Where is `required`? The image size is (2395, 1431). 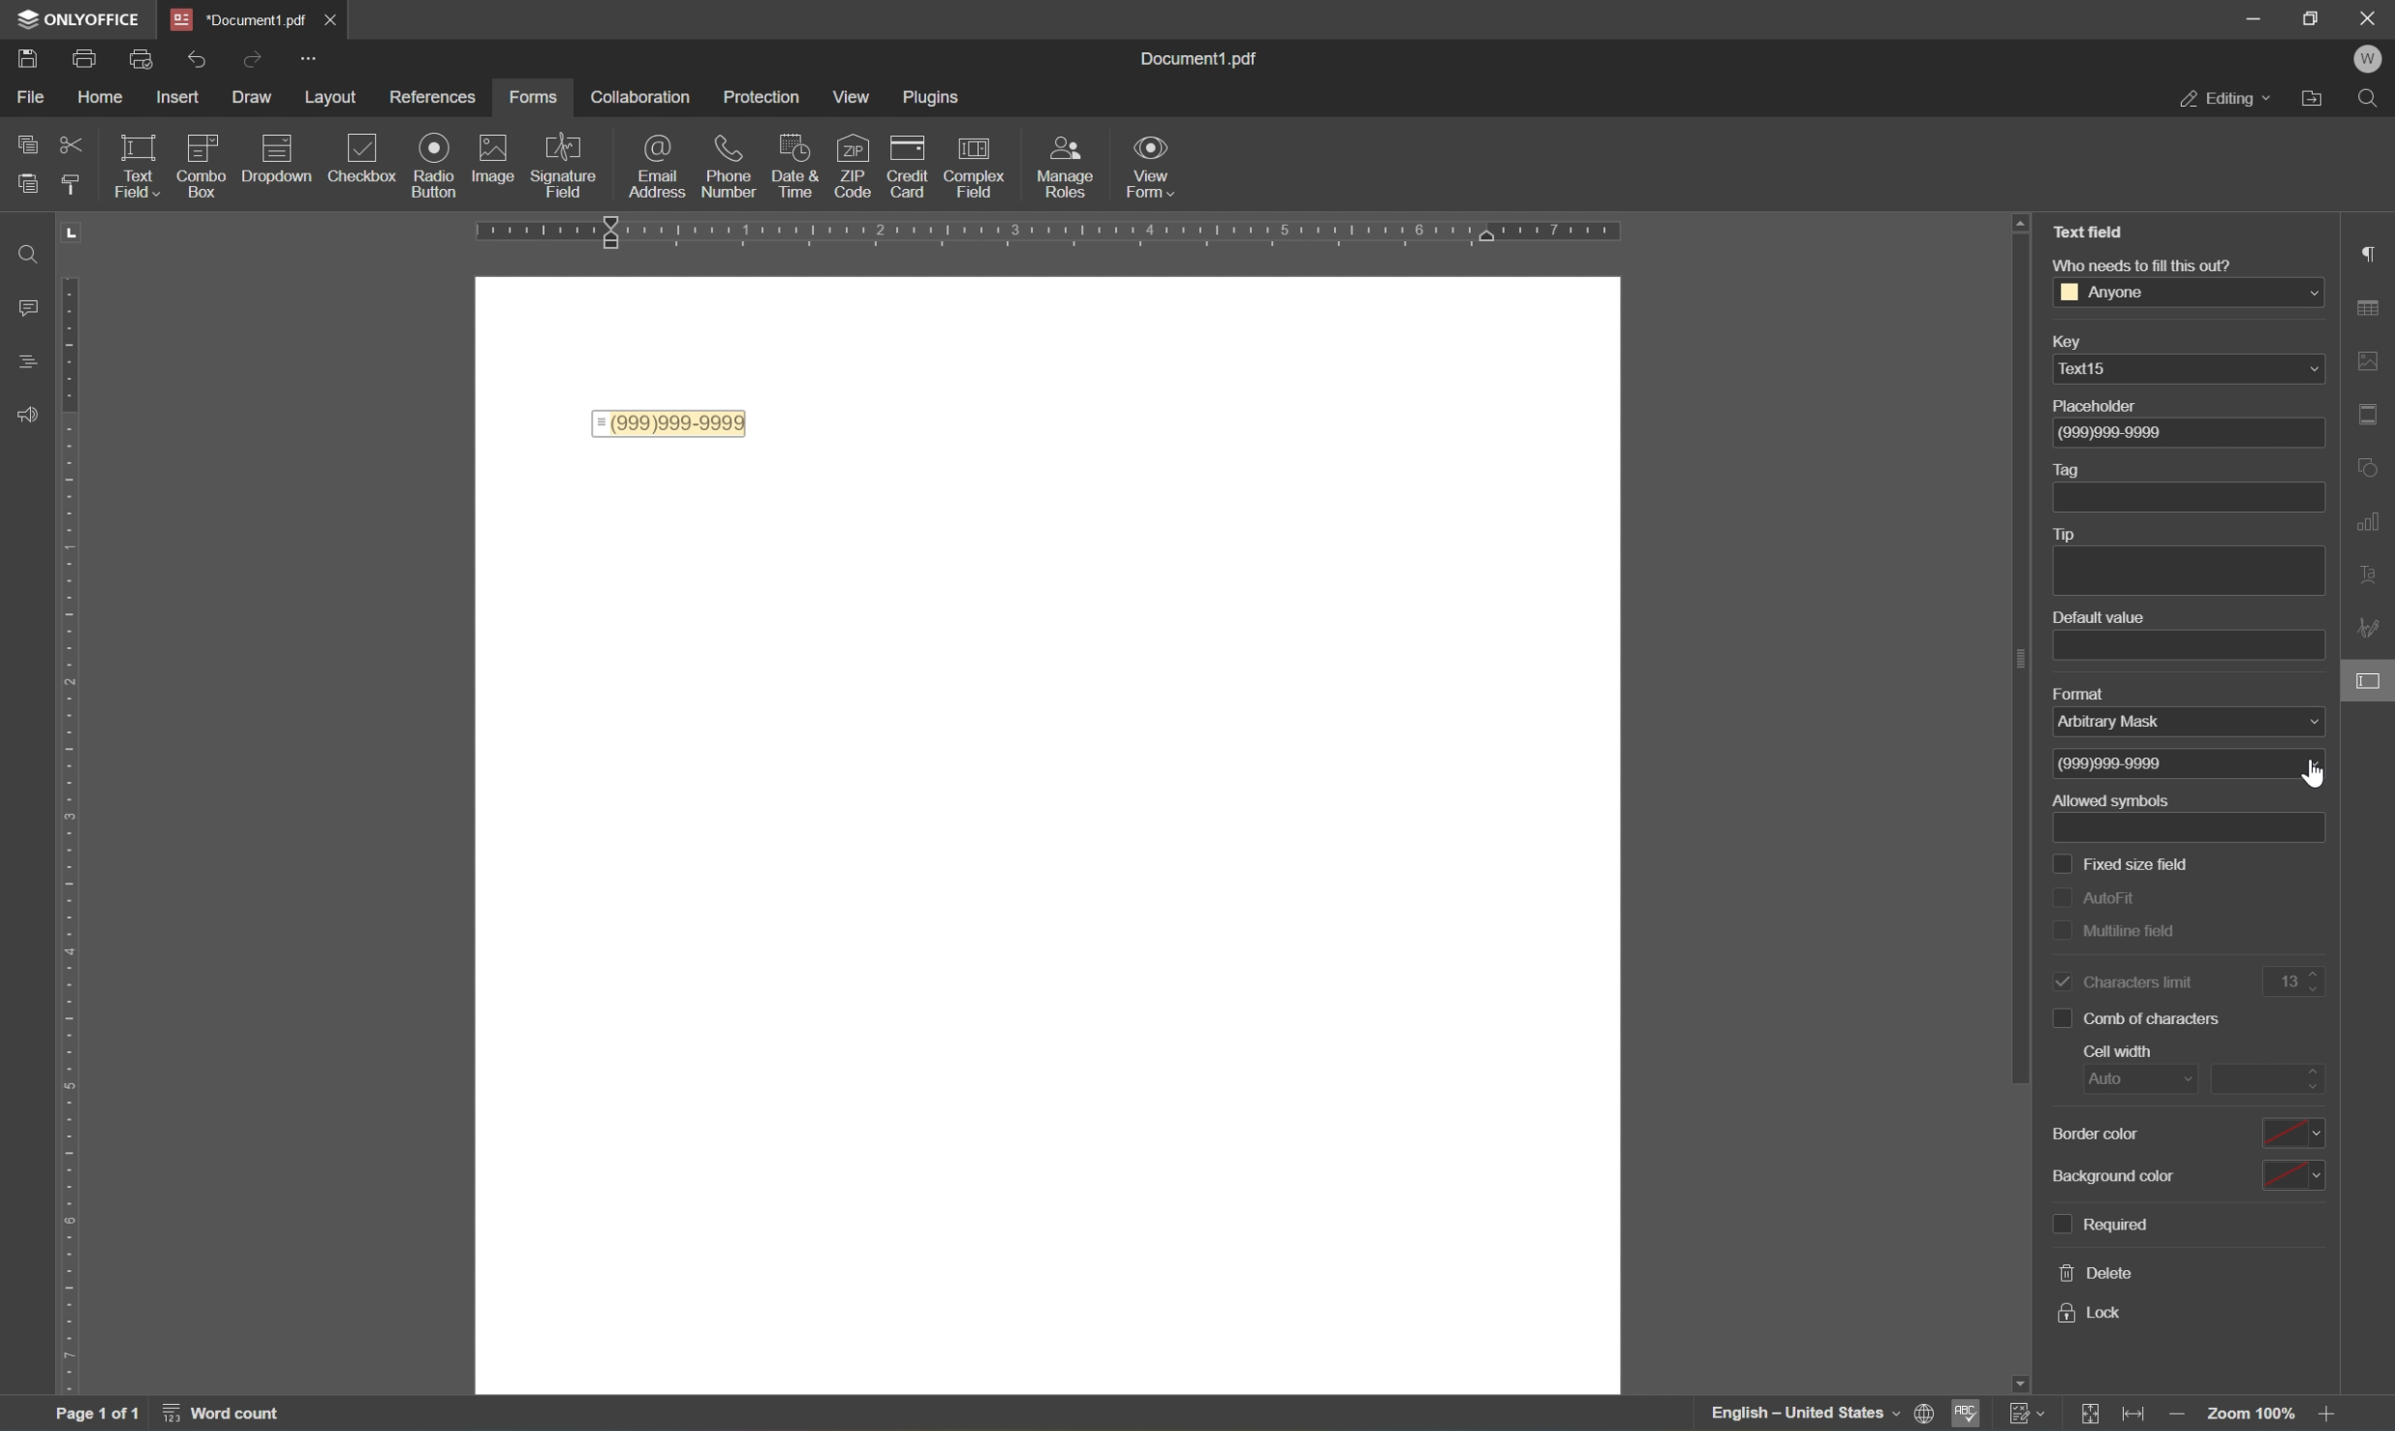
required is located at coordinates (2100, 1225).